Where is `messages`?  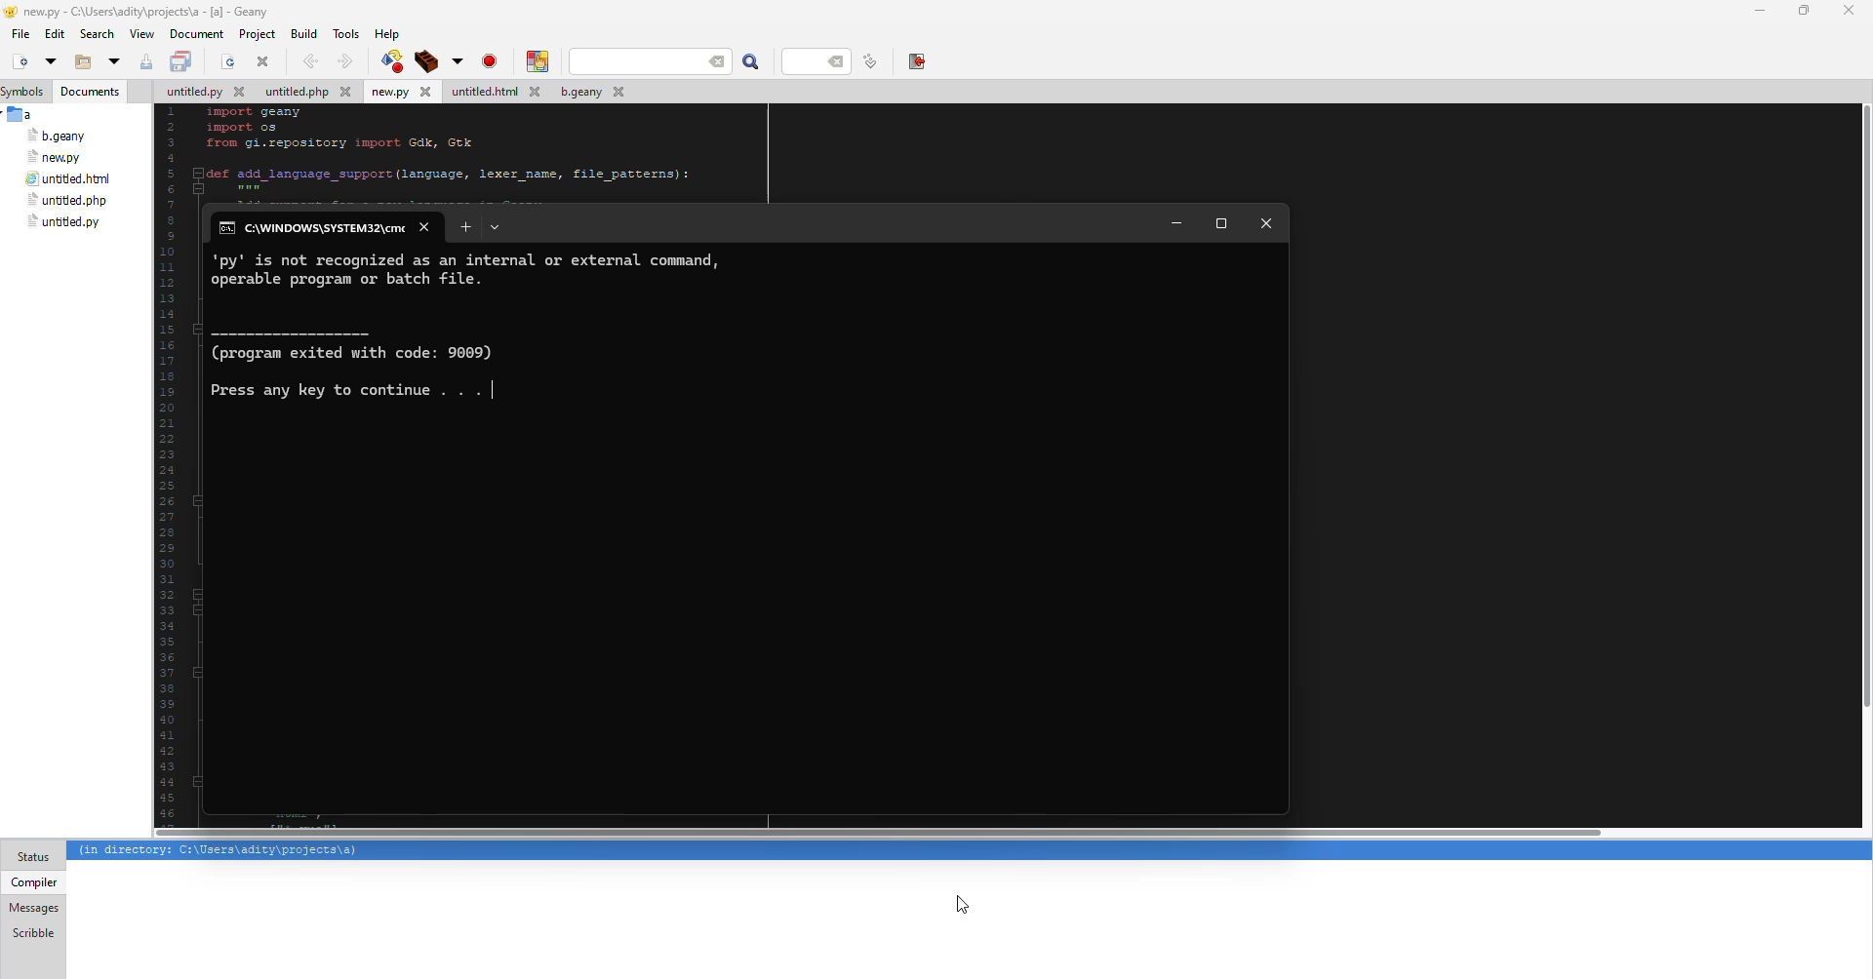
messages is located at coordinates (33, 908).